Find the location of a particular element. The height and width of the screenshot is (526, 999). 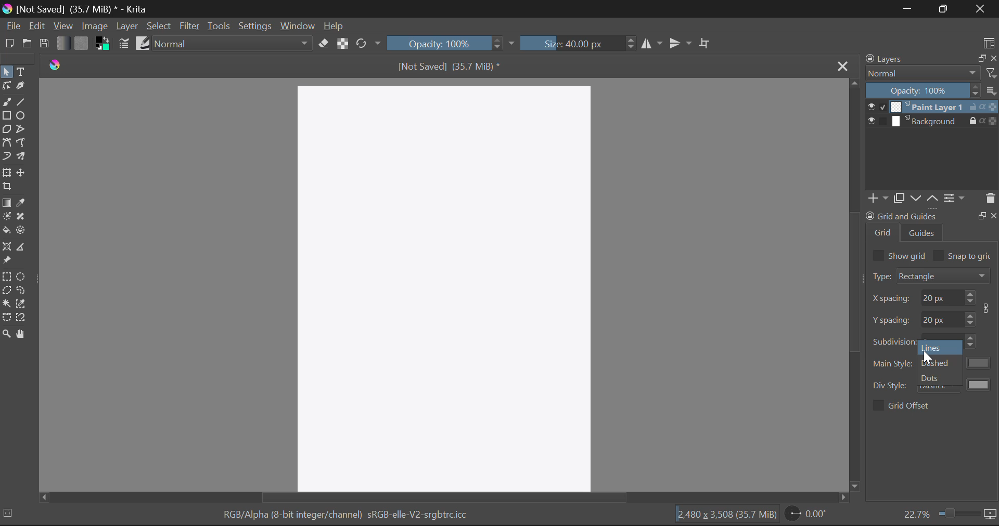

selection is located at coordinates (10, 512).